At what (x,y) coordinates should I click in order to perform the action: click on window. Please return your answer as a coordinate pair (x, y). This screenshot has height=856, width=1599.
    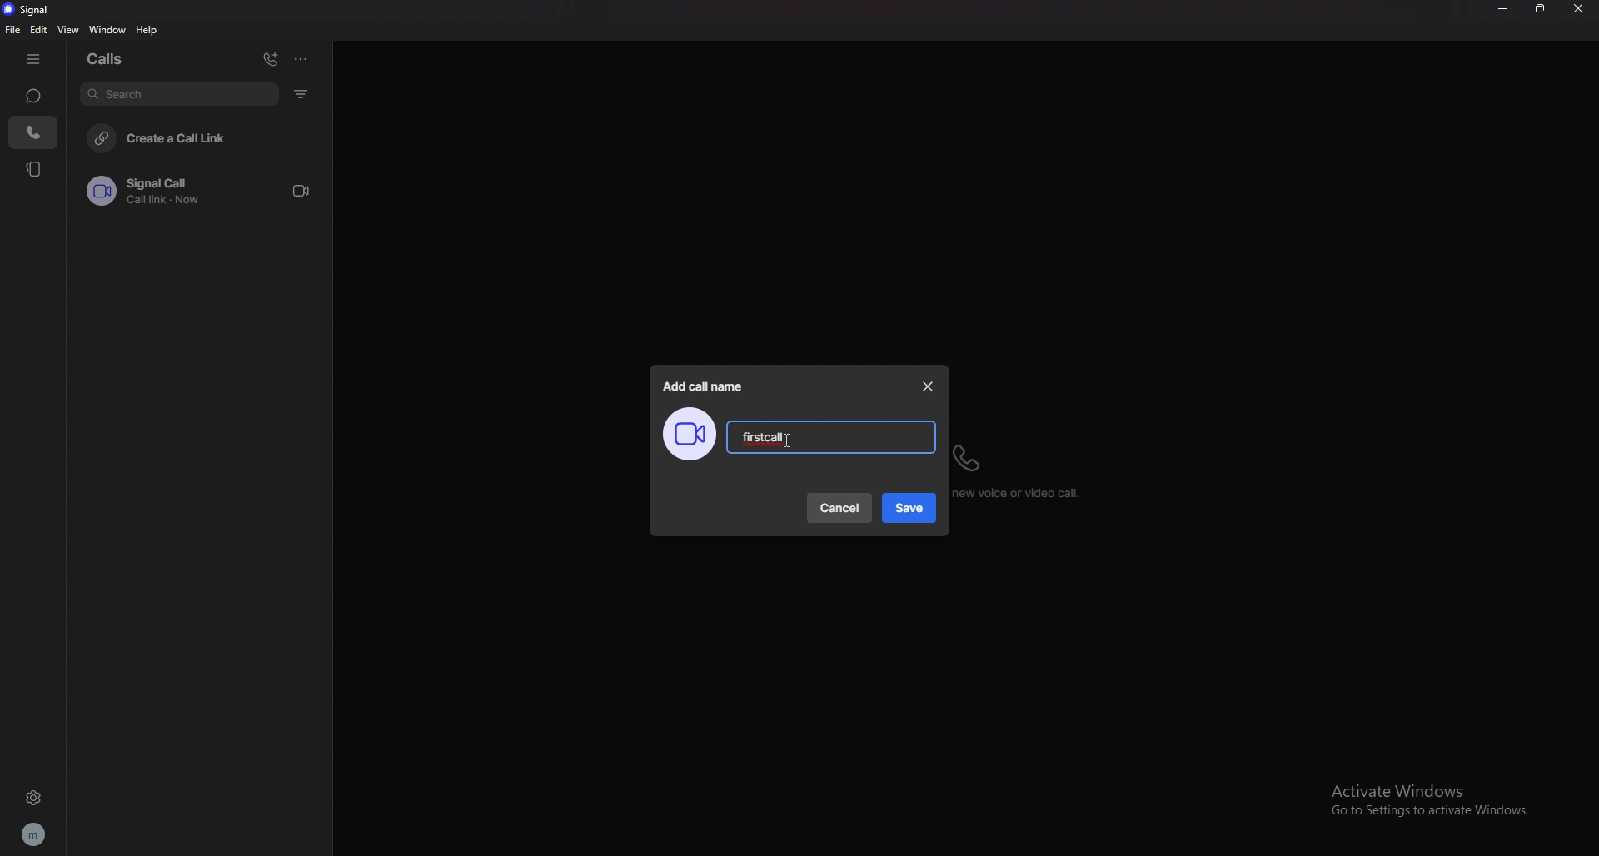
    Looking at the image, I should click on (111, 30).